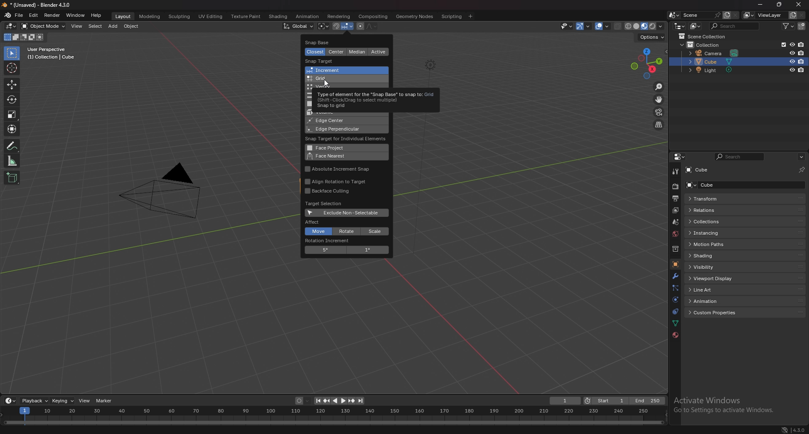 Image resolution: width=809 pixels, height=434 pixels. I want to click on active, so click(378, 52).